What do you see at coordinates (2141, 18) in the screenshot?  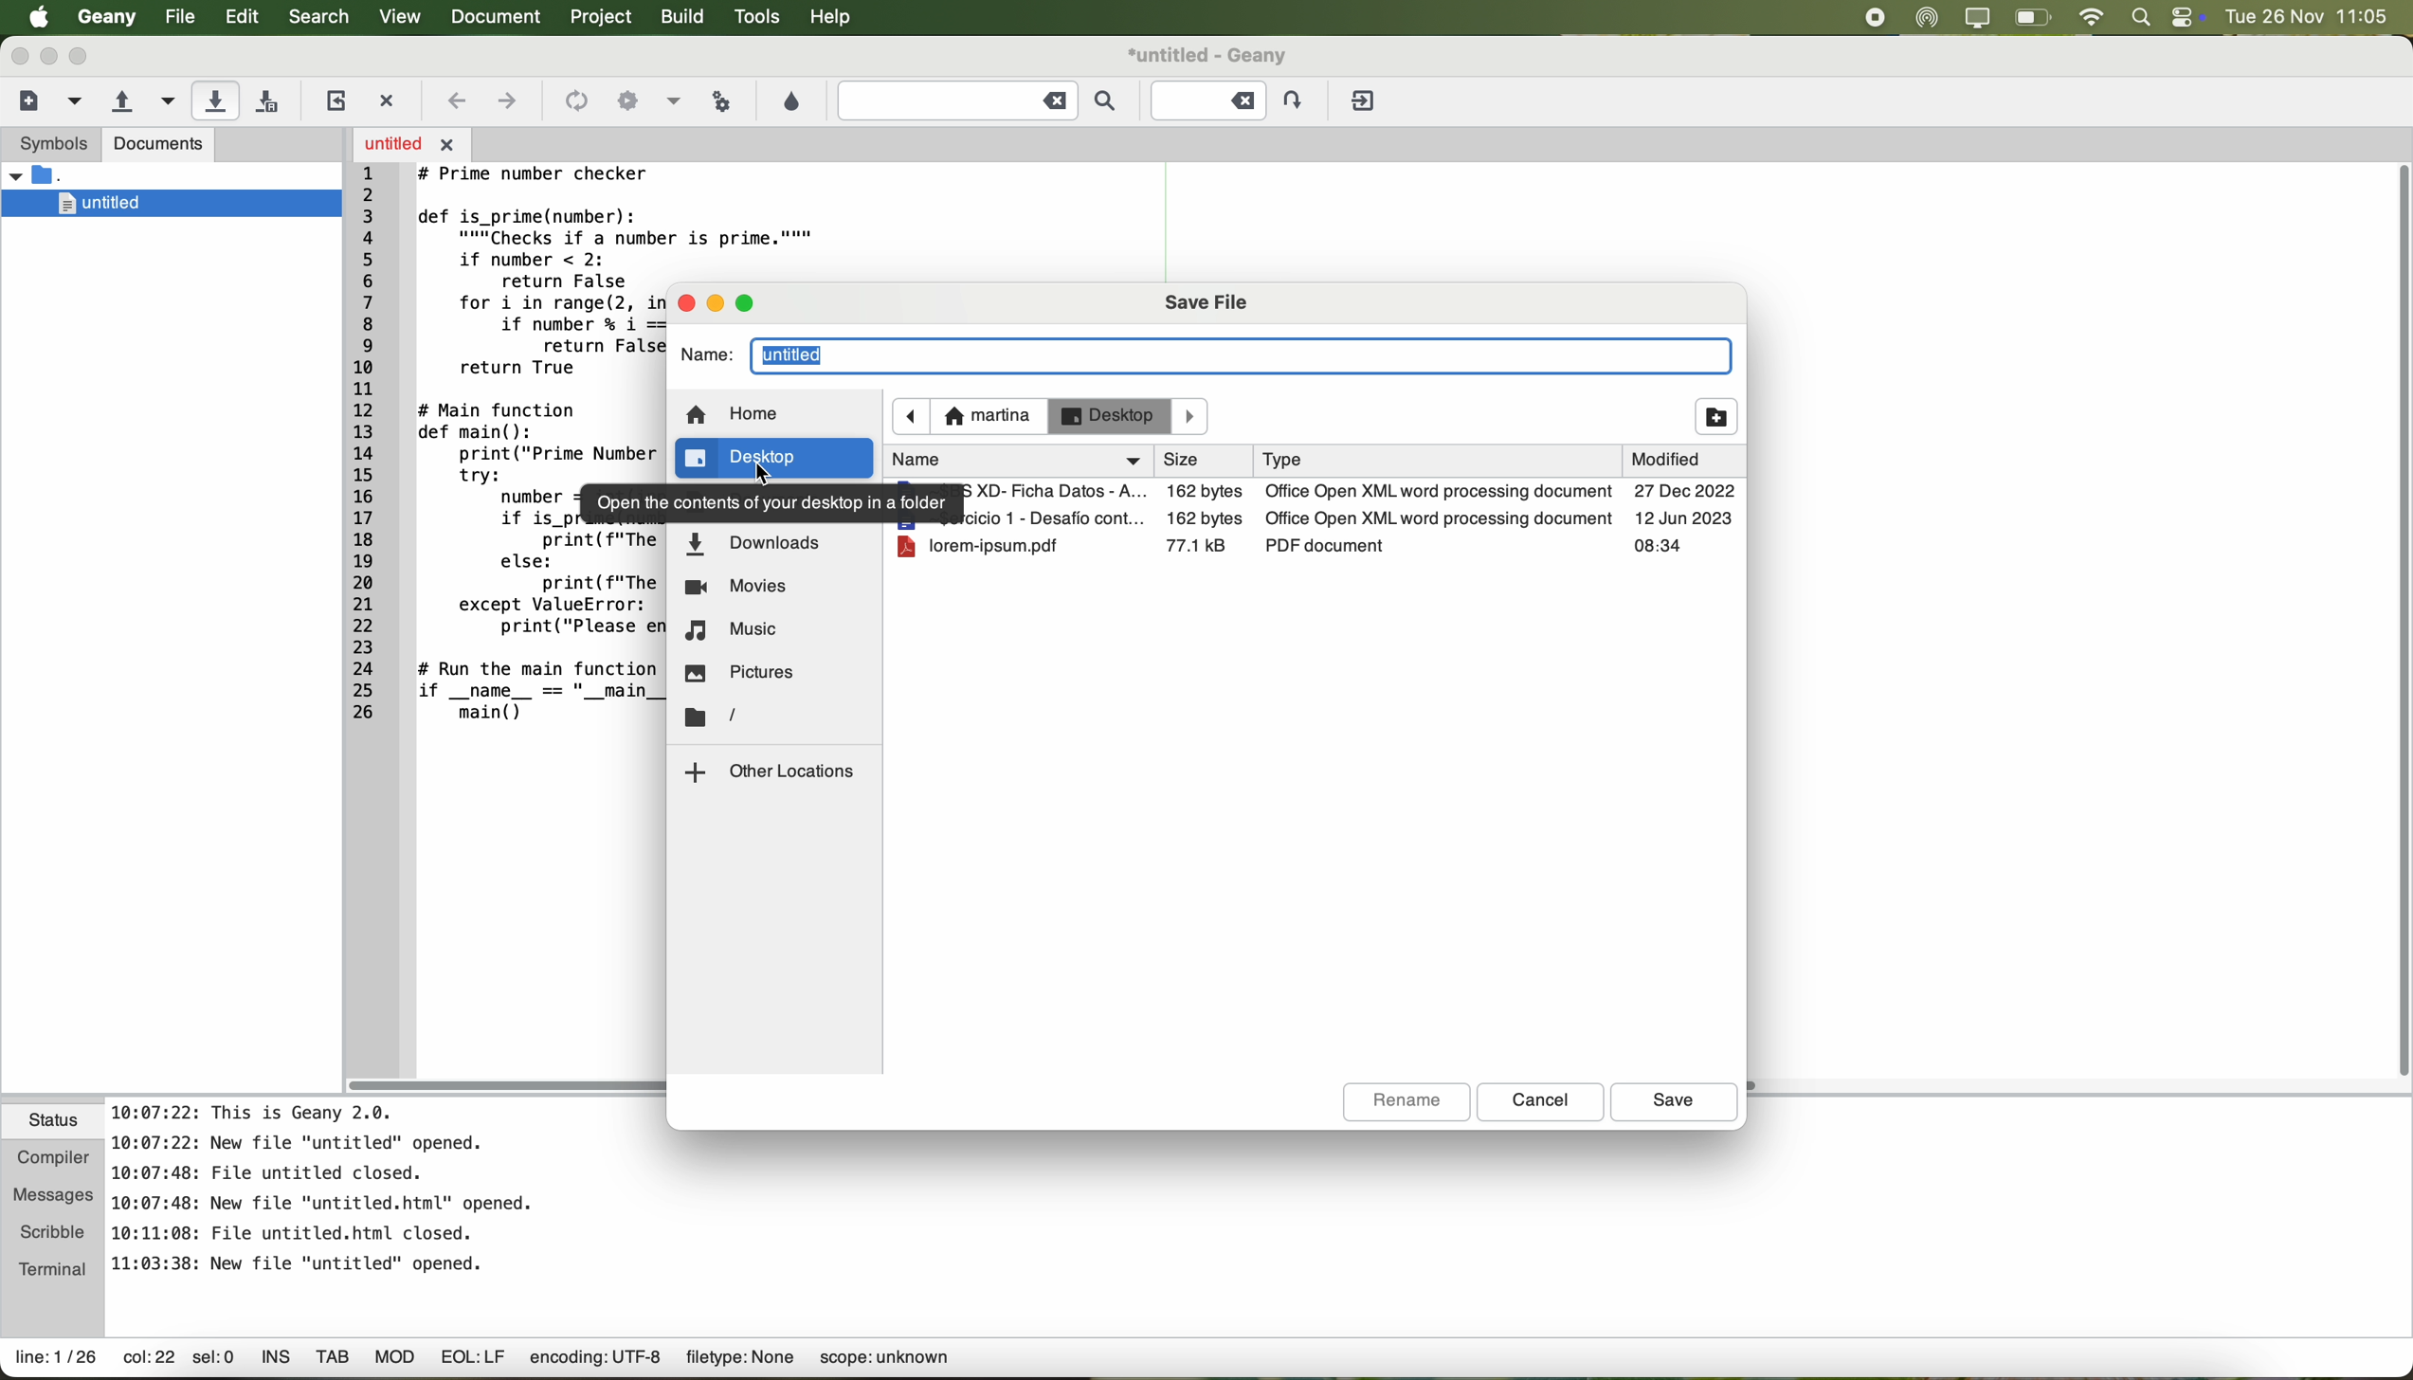 I see `spotlight search` at bounding box center [2141, 18].